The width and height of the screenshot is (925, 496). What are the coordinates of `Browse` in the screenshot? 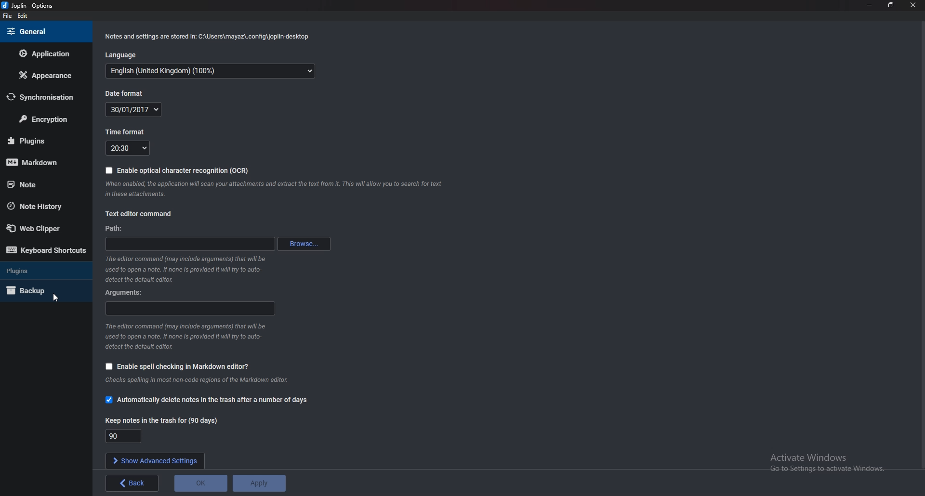 It's located at (304, 245).